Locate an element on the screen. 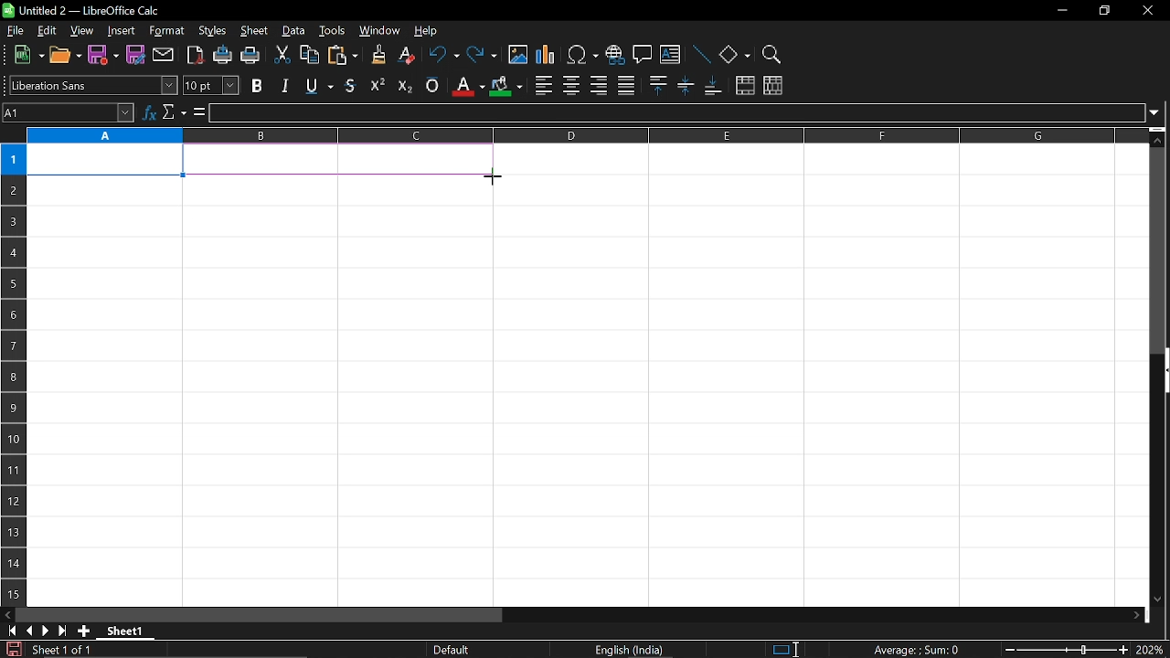 The width and height of the screenshot is (1170, 658). Sheet 1 is located at coordinates (125, 631).